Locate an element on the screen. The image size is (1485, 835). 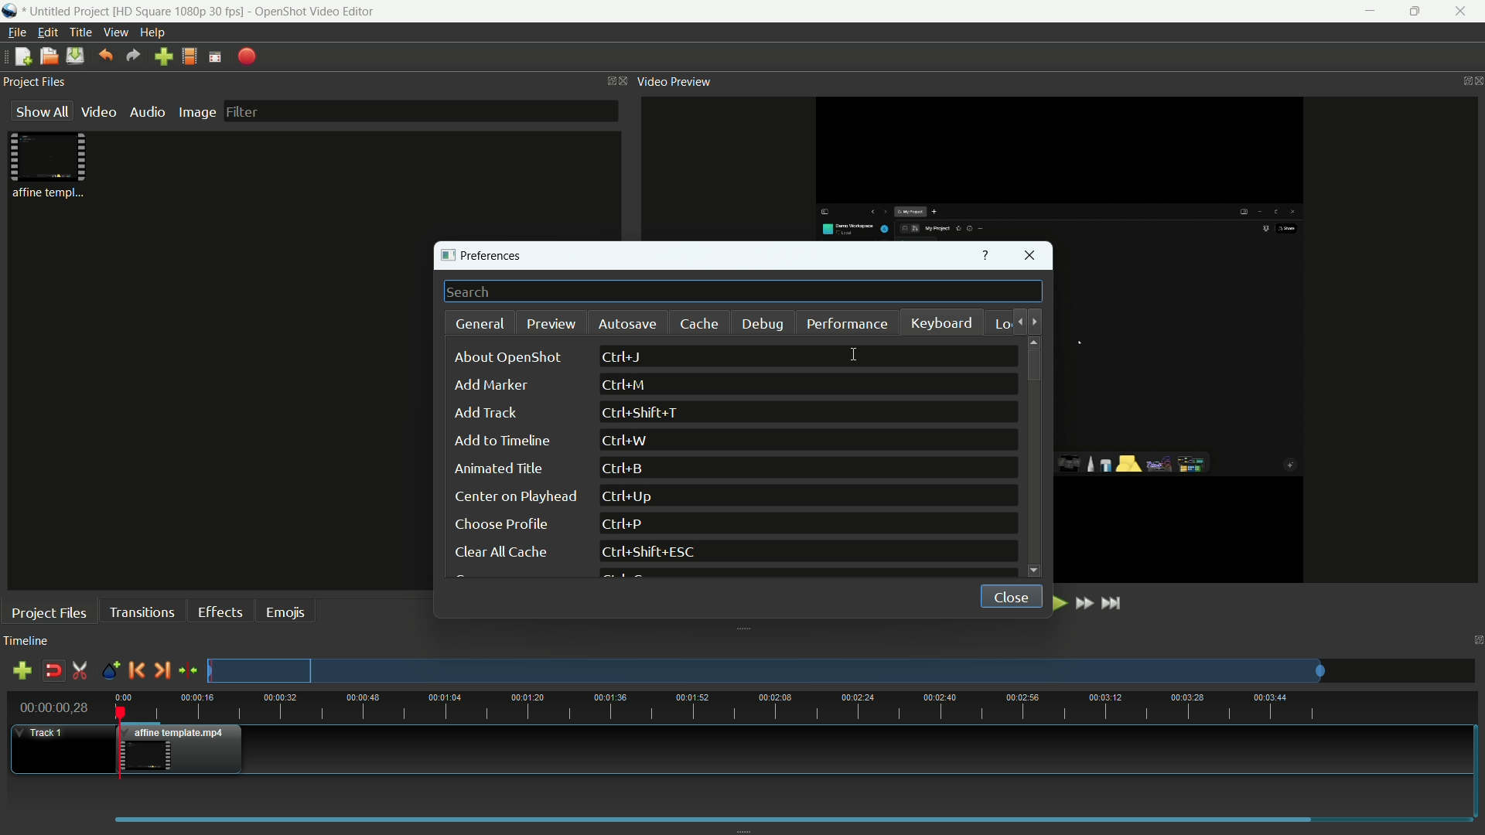
close timeline is located at coordinates (1476, 640).